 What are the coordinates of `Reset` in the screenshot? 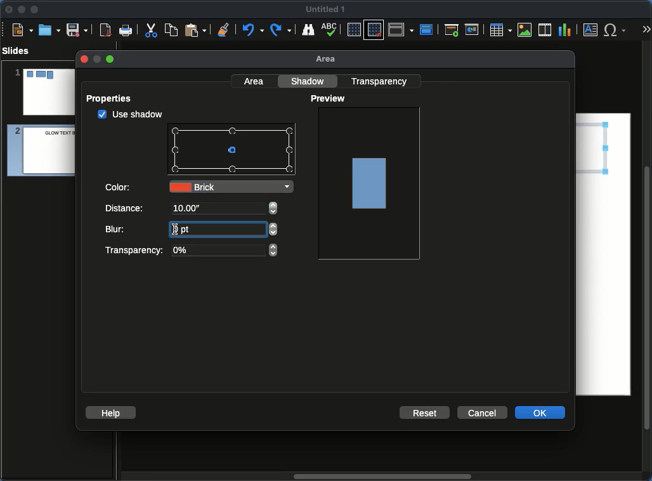 It's located at (426, 412).